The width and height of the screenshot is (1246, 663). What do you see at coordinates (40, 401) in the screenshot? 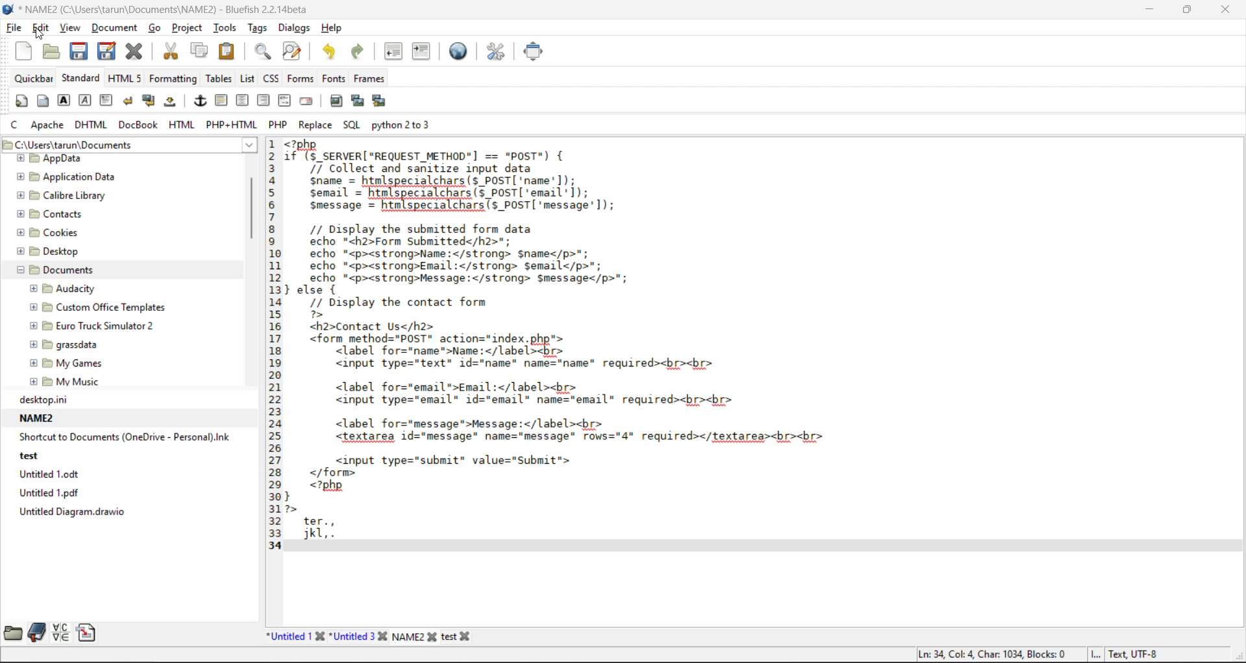
I see `desktop.ni` at bounding box center [40, 401].